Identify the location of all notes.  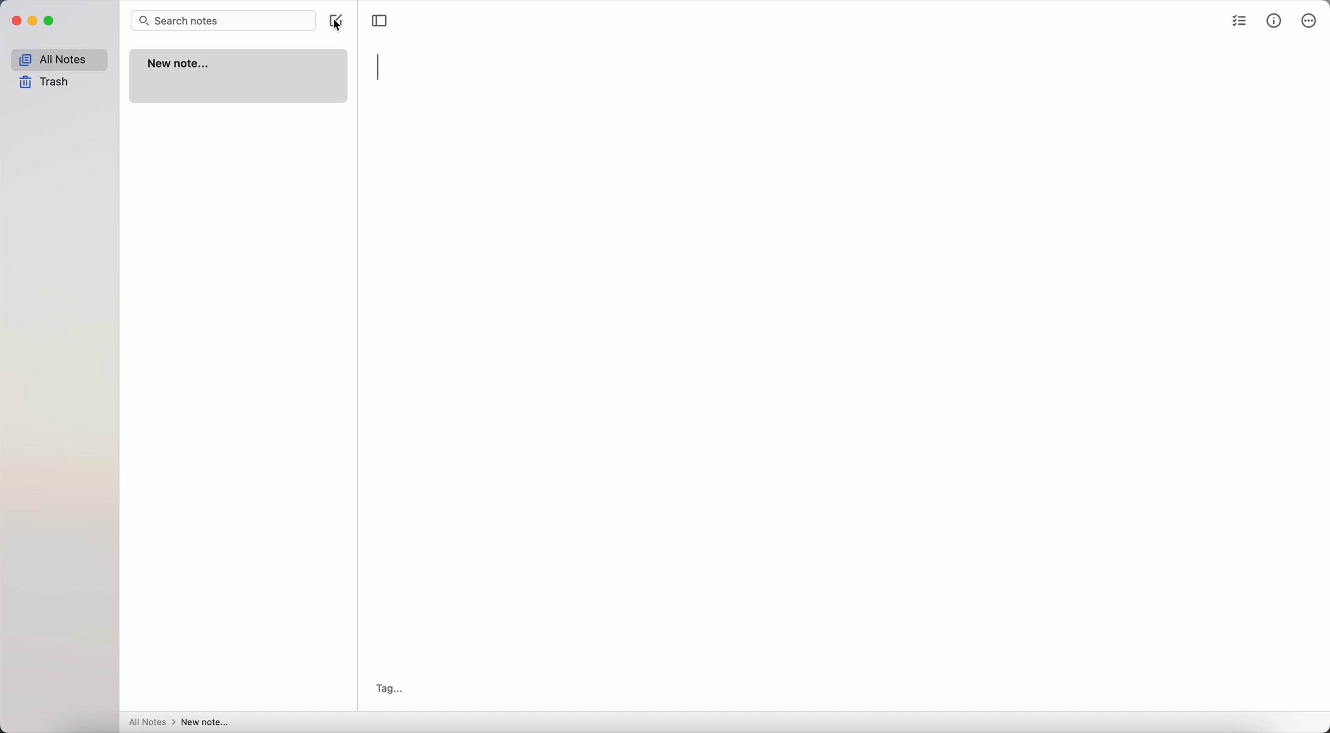
(151, 722).